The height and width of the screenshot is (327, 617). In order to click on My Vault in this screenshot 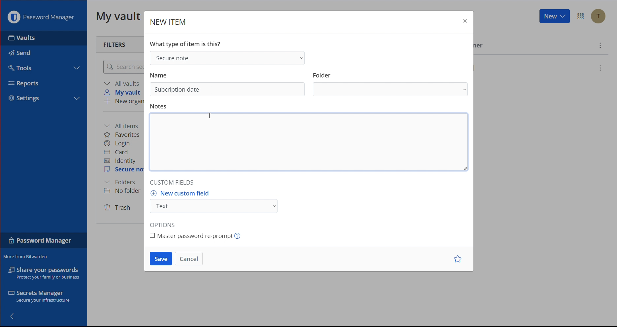, I will do `click(118, 16)`.